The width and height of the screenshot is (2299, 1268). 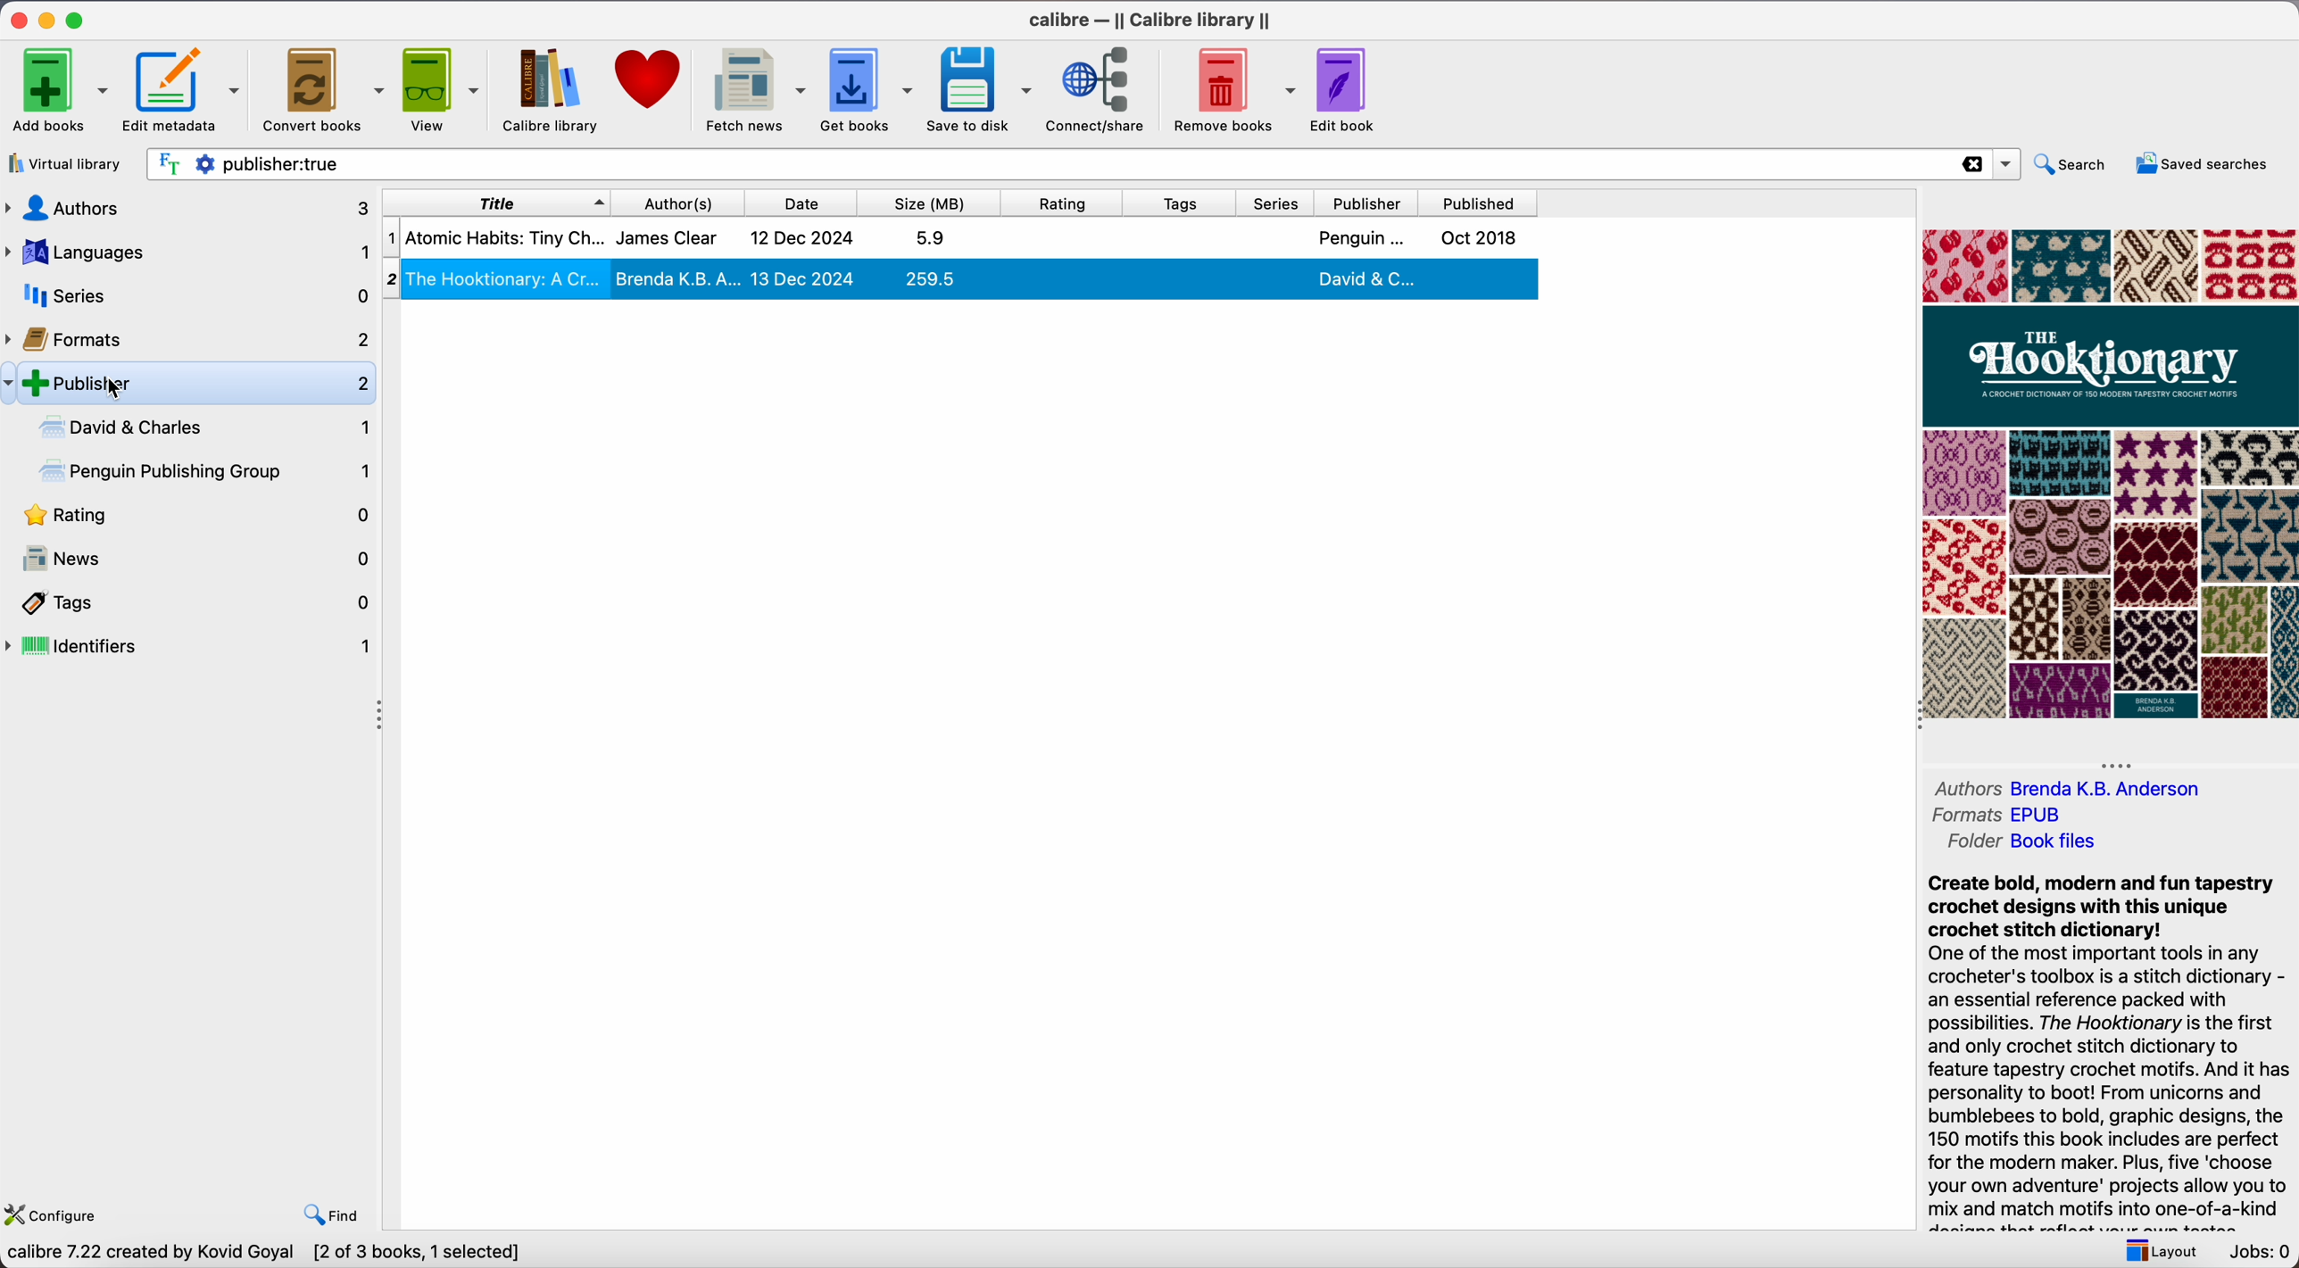 I want to click on add books, so click(x=59, y=87).